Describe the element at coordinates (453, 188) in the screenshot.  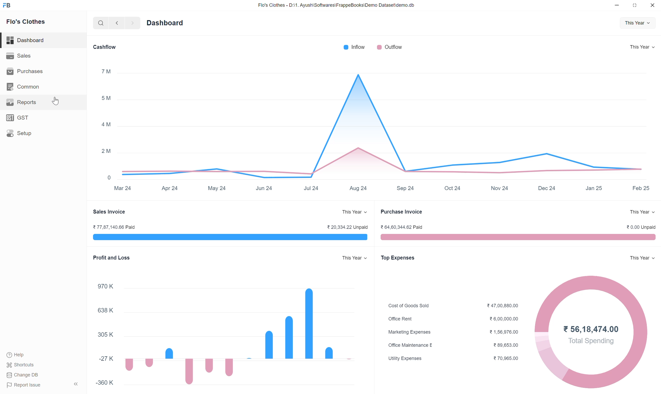
I see `oct 24` at that location.